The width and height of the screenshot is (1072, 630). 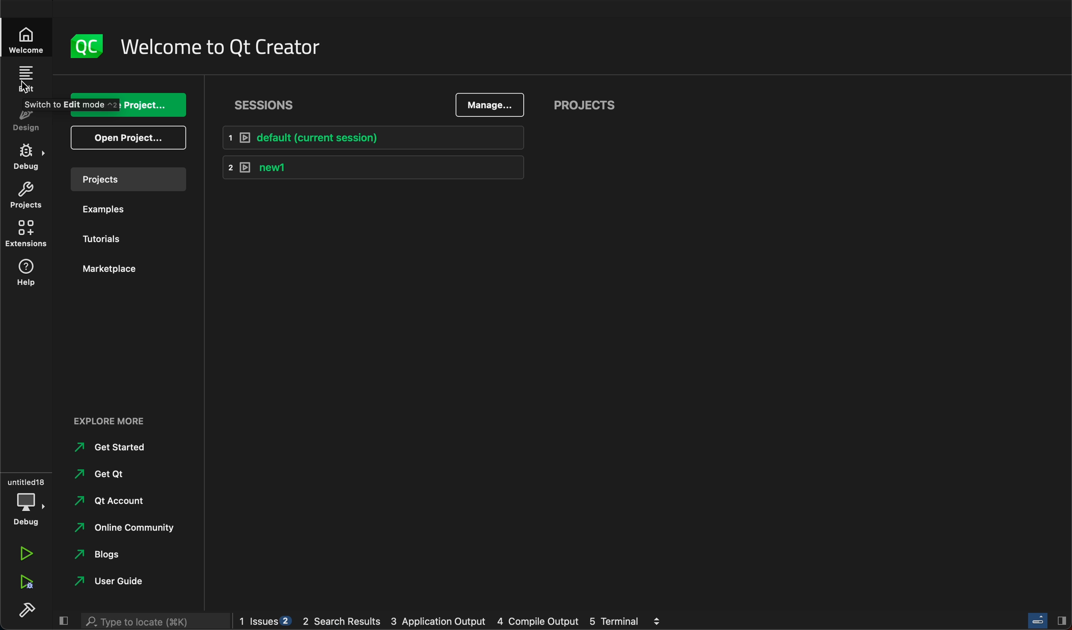 What do you see at coordinates (31, 275) in the screenshot?
I see `help` at bounding box center [31, 275].